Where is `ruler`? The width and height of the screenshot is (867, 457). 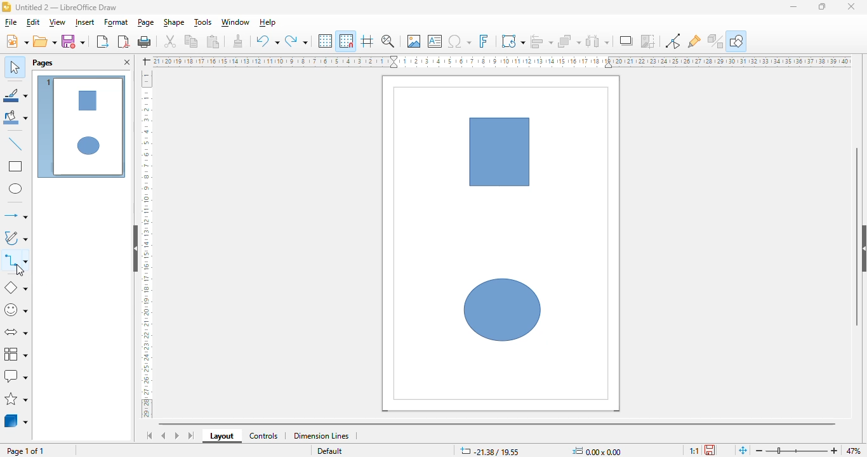 ruler is located at coordinates (502, 61).